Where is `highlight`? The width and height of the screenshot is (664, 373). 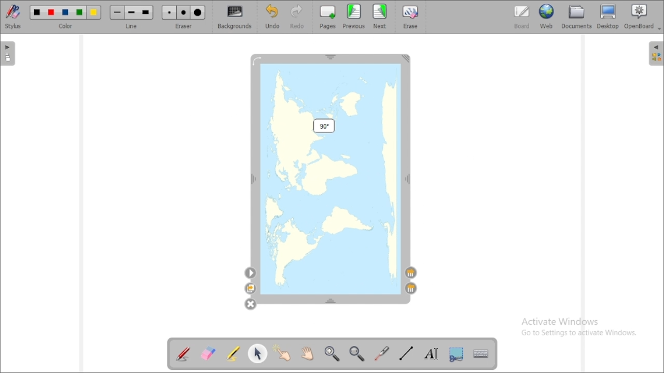
highlight is located at coordinates (232, 353).